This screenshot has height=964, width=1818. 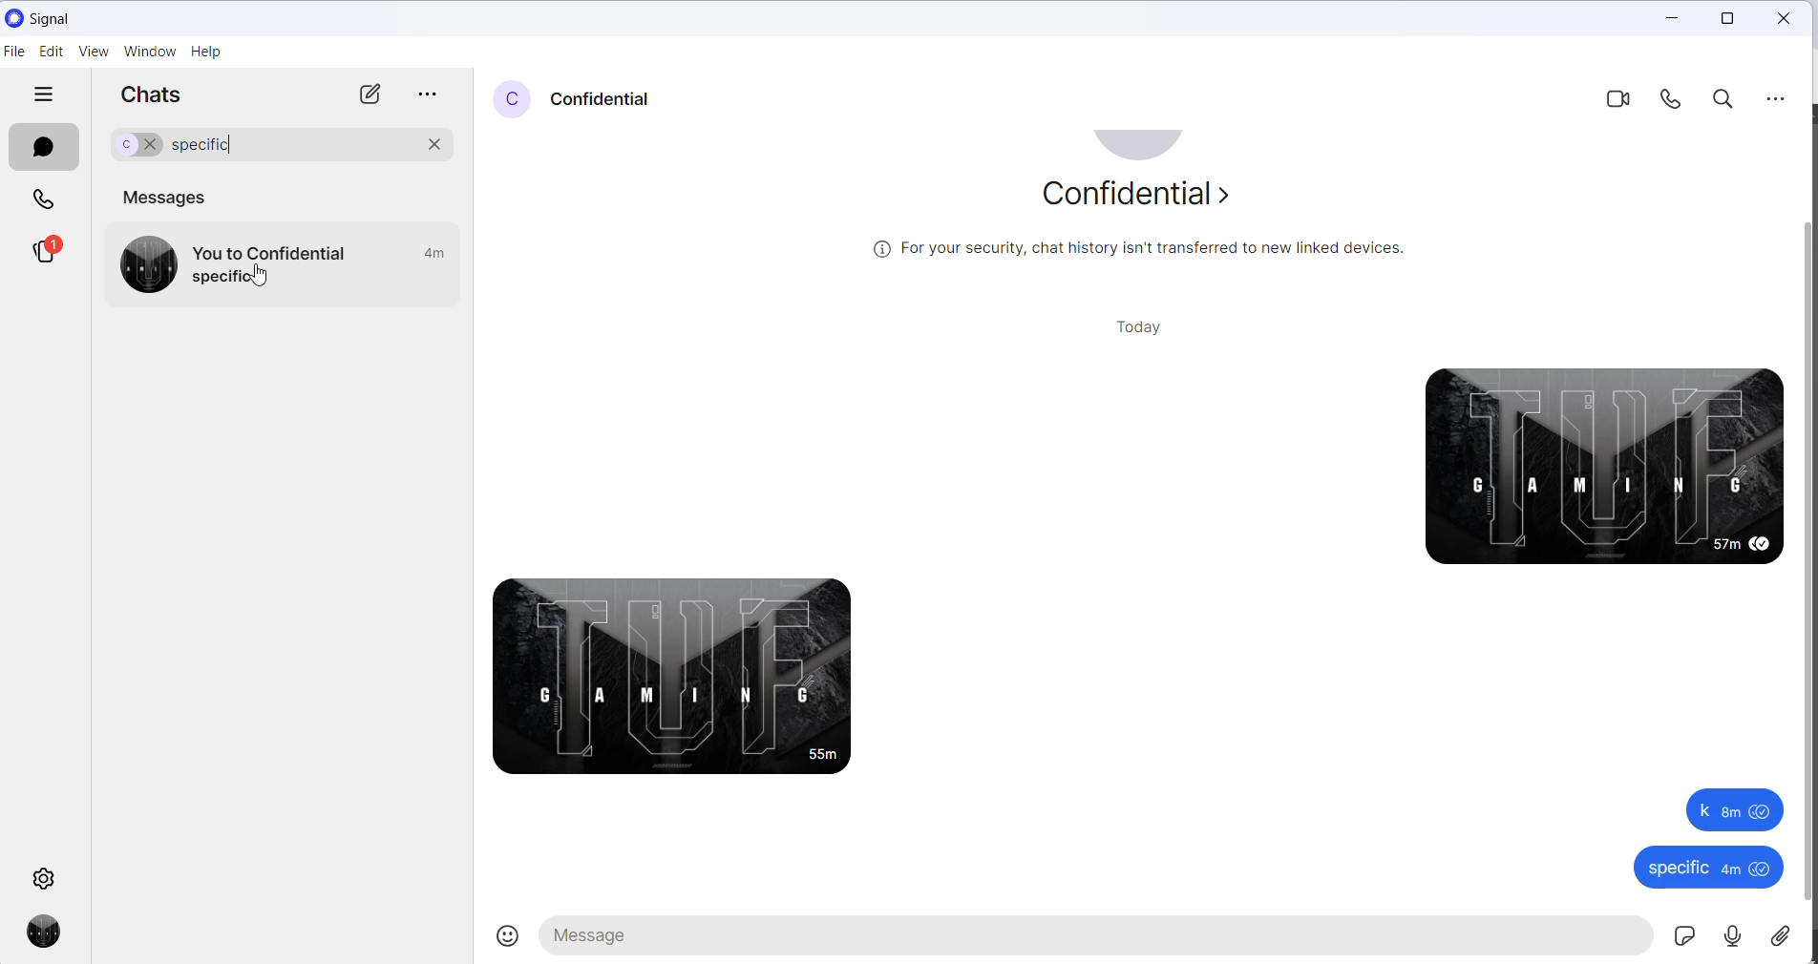 I want to click on new chats, so click(x=366, y=95).